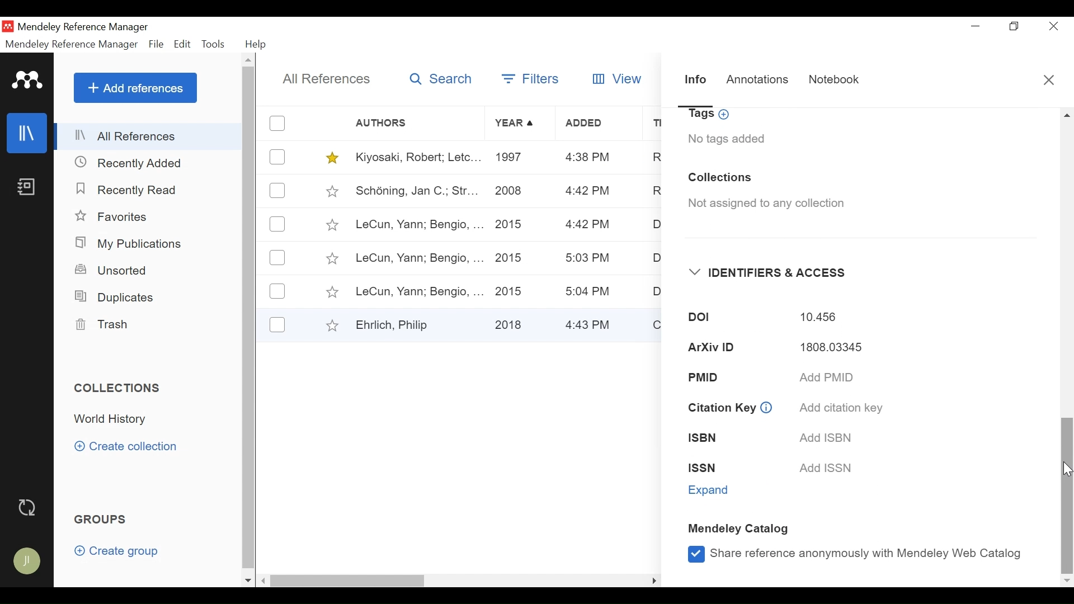  Describe the element at coordinates (417, 324) in the screenshot. I see `Ehrlich, Philify,` at that location.